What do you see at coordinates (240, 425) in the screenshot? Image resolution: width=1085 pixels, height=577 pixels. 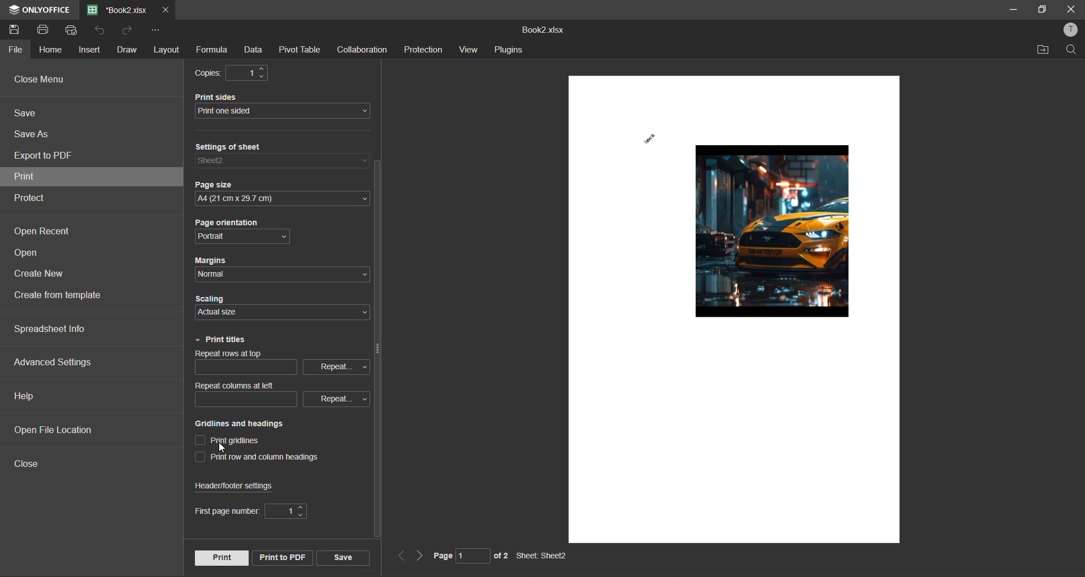 I see `gridlines and headings` at bounding box center [240, 425].